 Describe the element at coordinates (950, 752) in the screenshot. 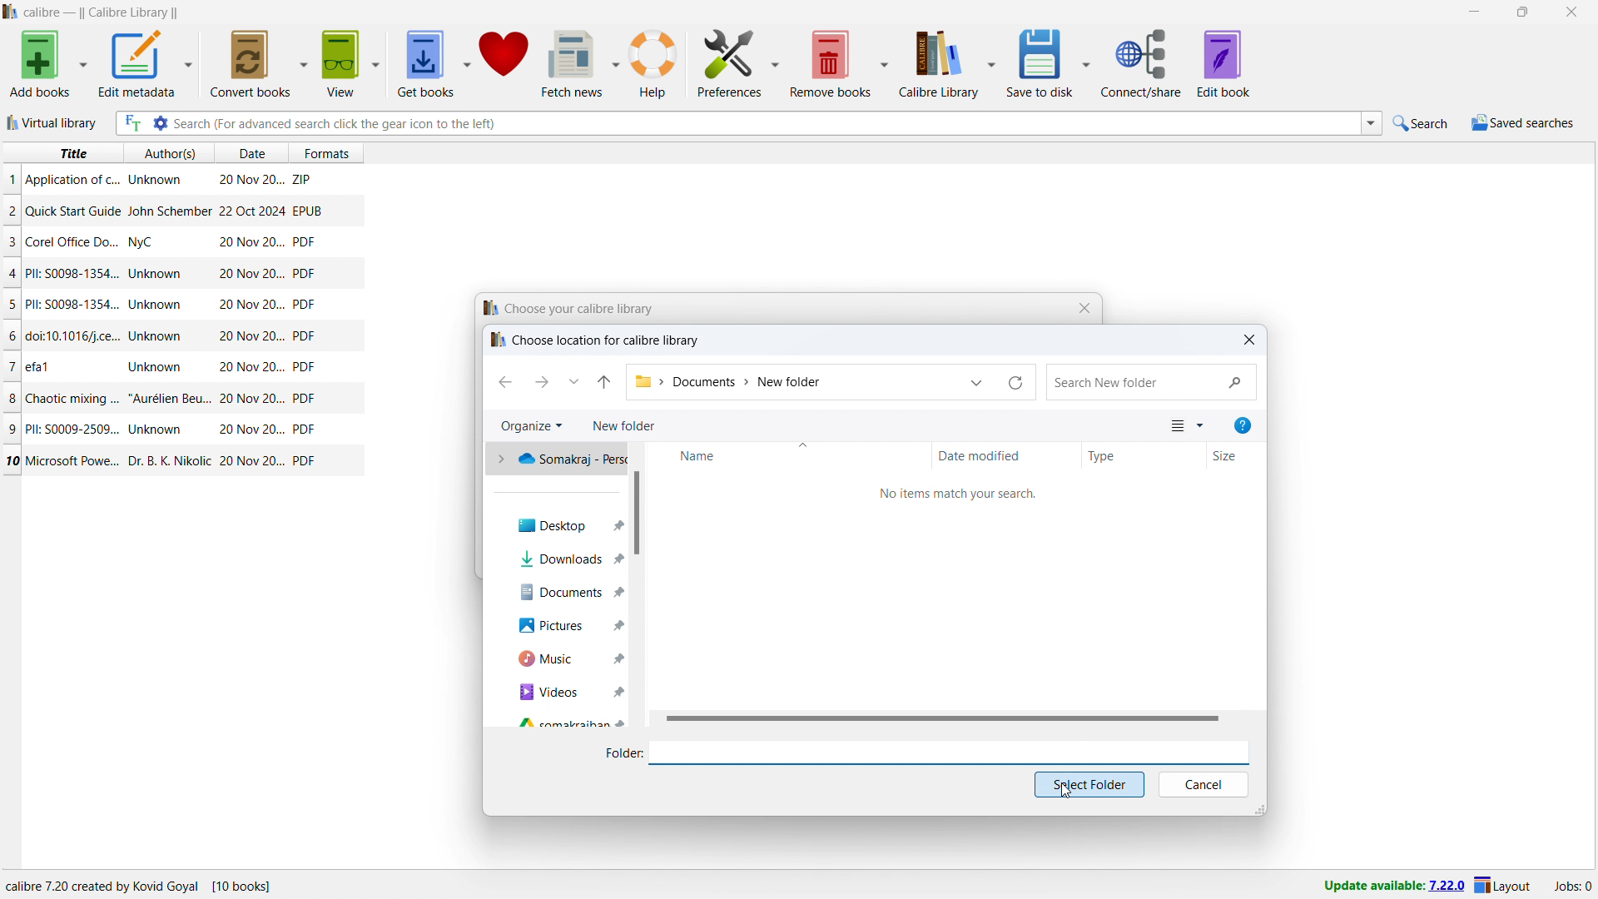

I see `enter name` at that location.